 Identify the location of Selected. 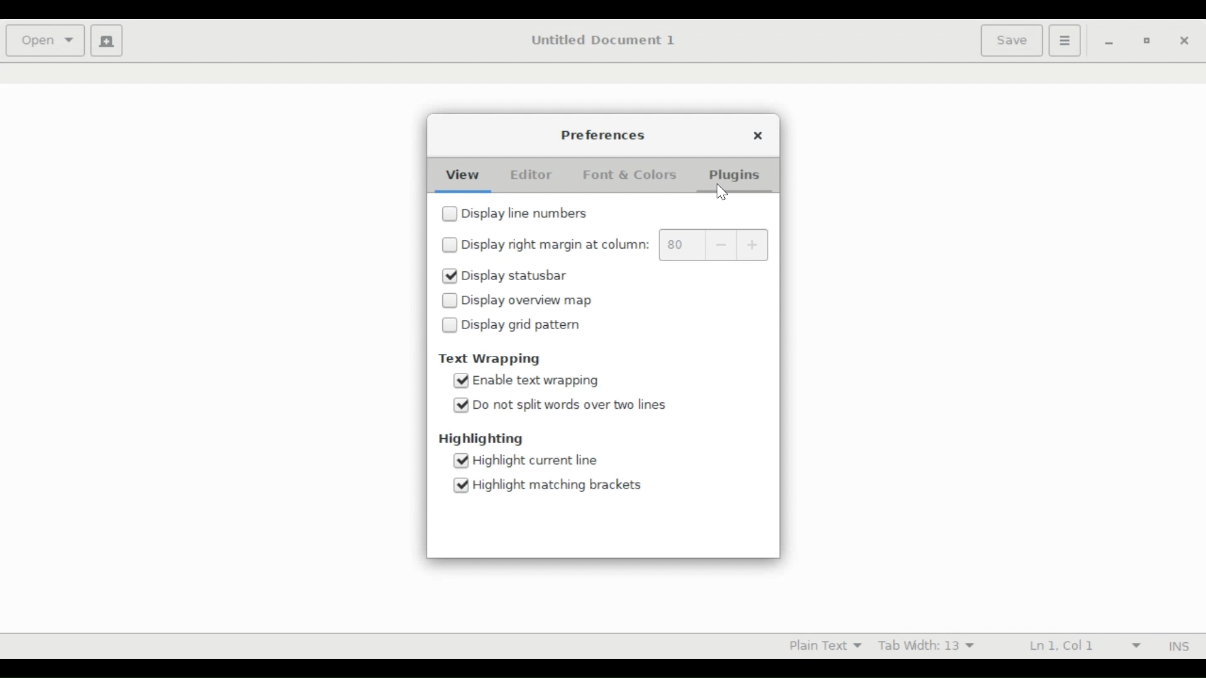
(463, 461).